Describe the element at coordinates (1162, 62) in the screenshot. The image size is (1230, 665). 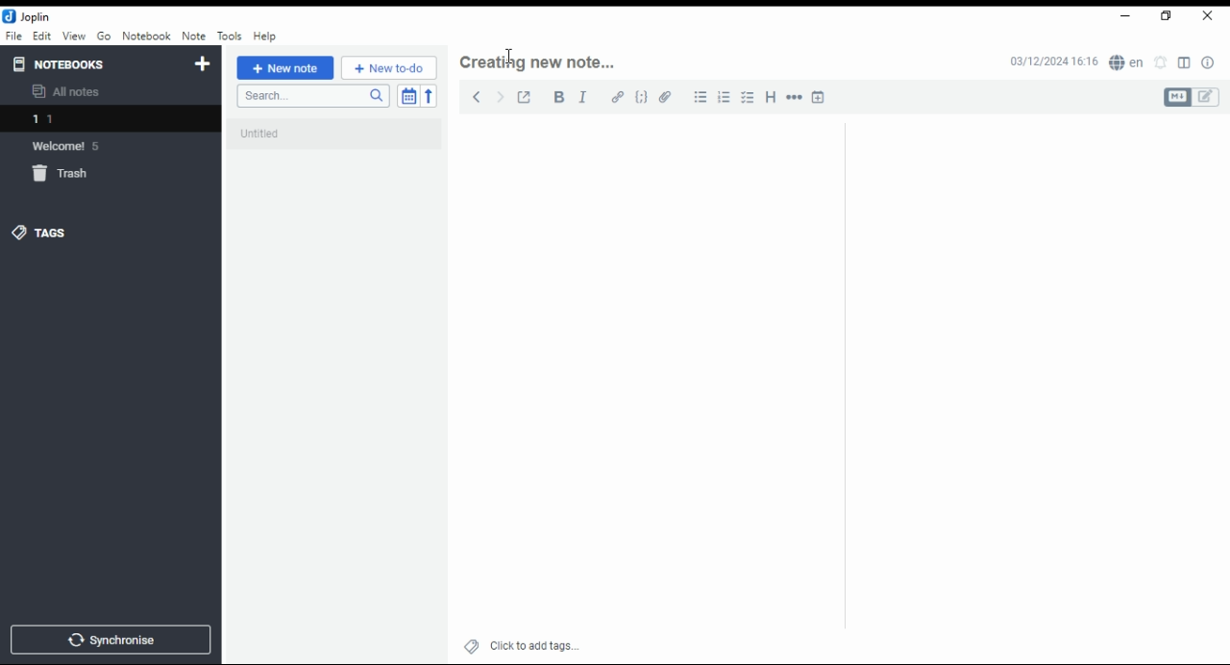
I see `set alarm` at that location.